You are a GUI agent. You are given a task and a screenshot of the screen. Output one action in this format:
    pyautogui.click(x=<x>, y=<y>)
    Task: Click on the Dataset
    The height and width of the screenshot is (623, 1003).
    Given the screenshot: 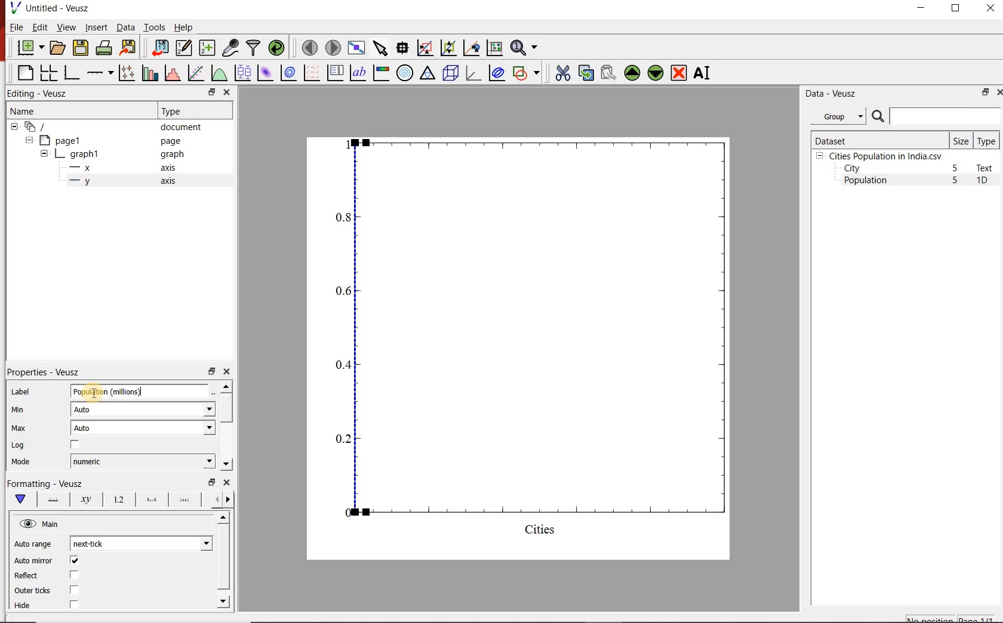 What is the action you would take?
    pyautogui.click(x=878, y=140)
    